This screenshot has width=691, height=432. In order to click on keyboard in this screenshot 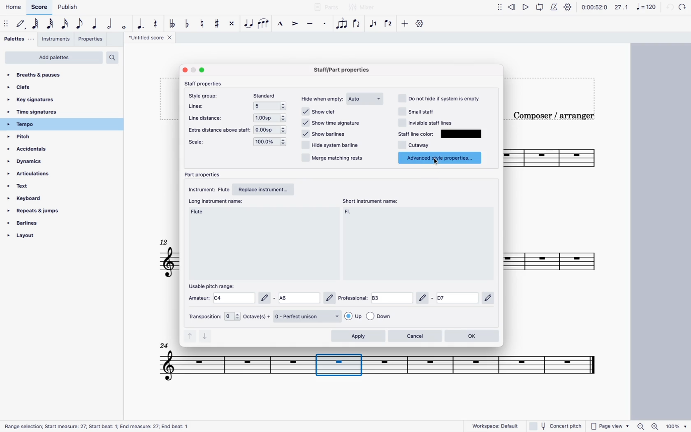, I will do `click(41, 199)`.